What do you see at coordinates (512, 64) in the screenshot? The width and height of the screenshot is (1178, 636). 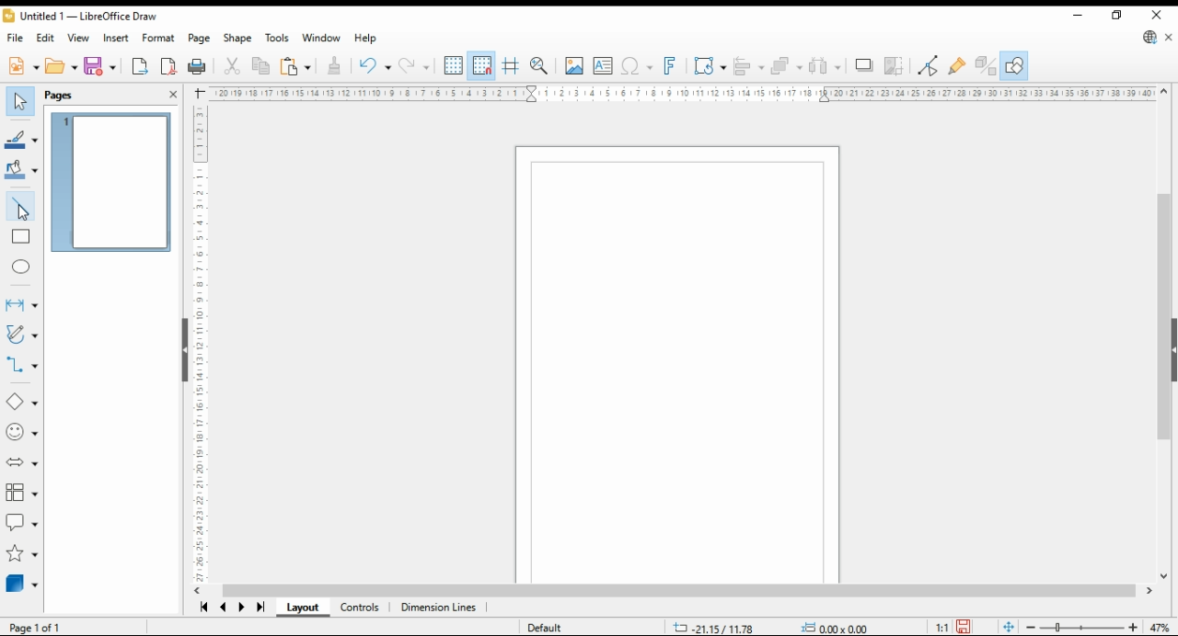 I see `helplines for moving` at bounding box center [512, 64].